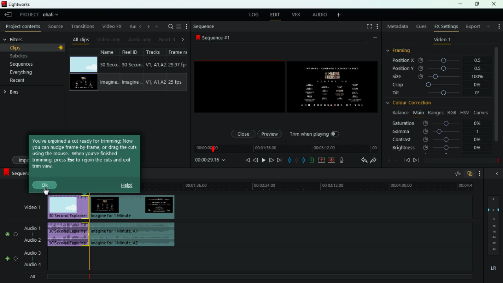 The width and height of the screenshot is (503, 283). I want to click on up, so click(322, 161).